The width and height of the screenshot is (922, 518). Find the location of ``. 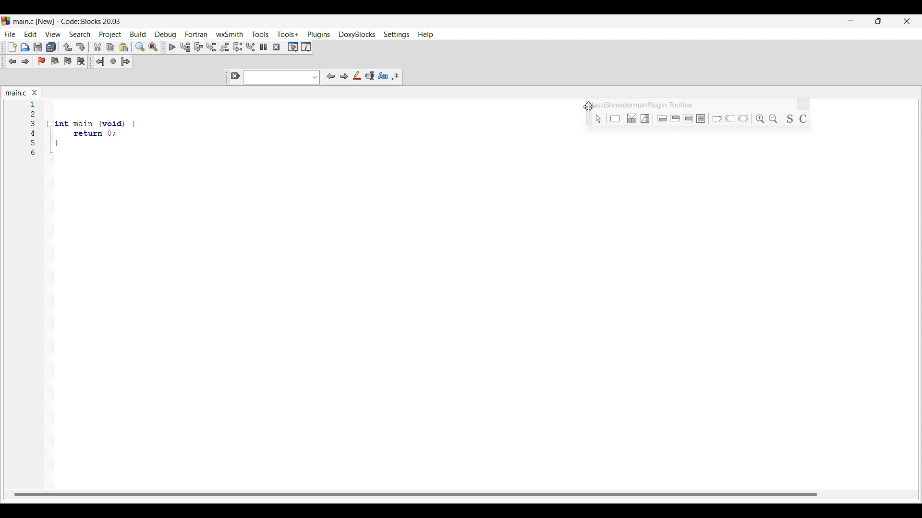

 is located at coordinates (789, 118).